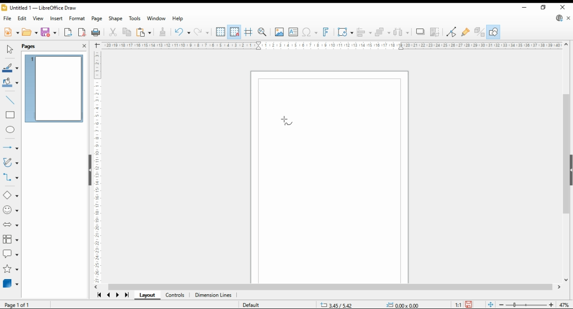 Image resolution: width=573 pixels, height=309 pixels. Describe the element at coordinates (309, 33) in the screenshot. I see `insert special character` at that location.